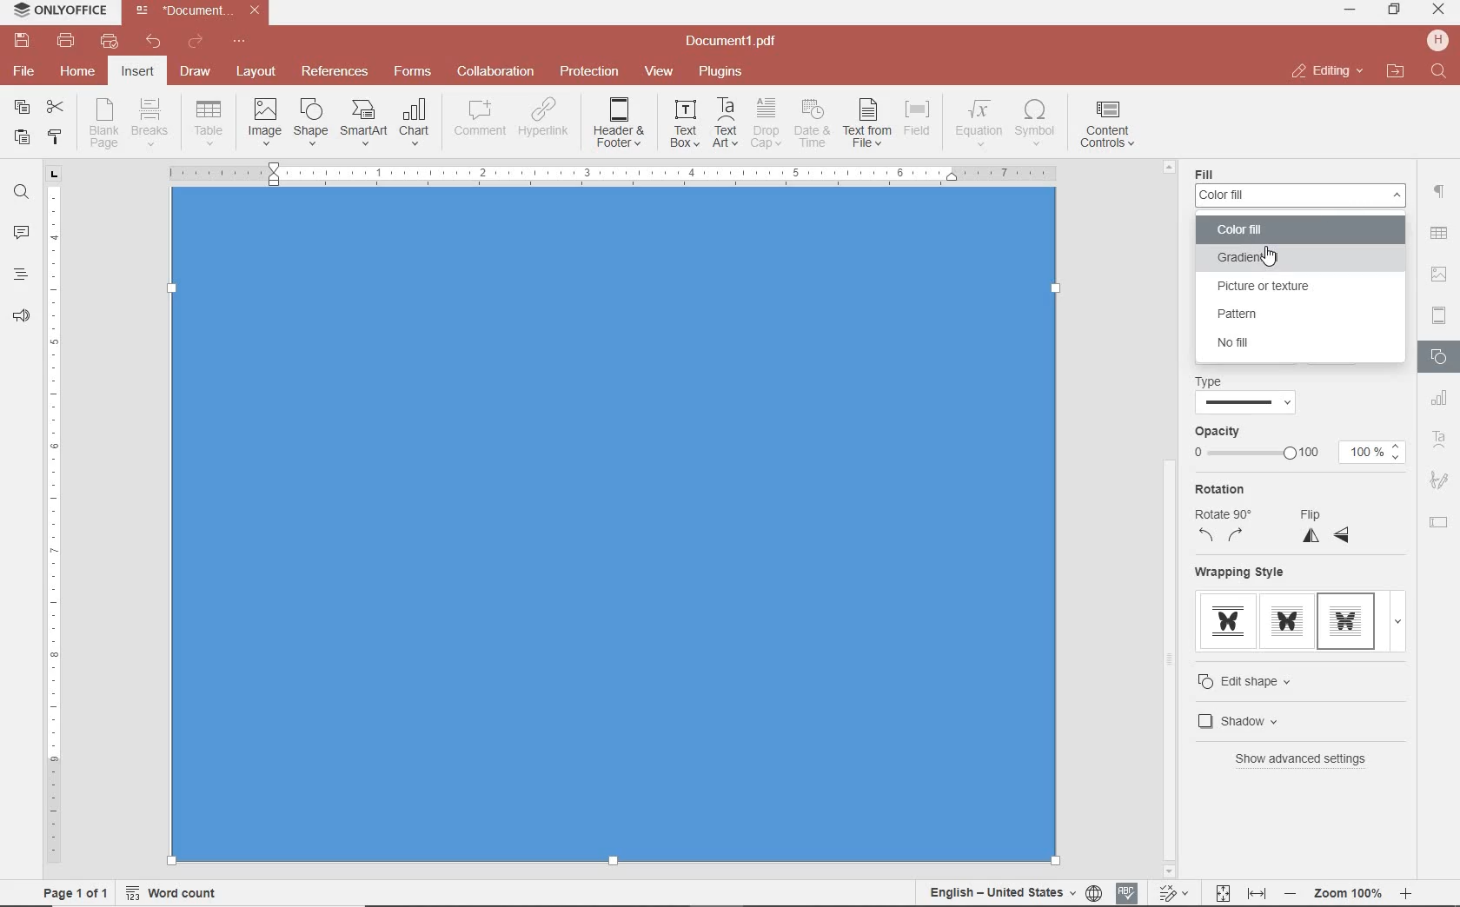 The image size is (1460, 907). What do you see at coordinates (239, 42) in the screenshot?
I see `customize quick access toolbar` at bounding box center [239, 42].